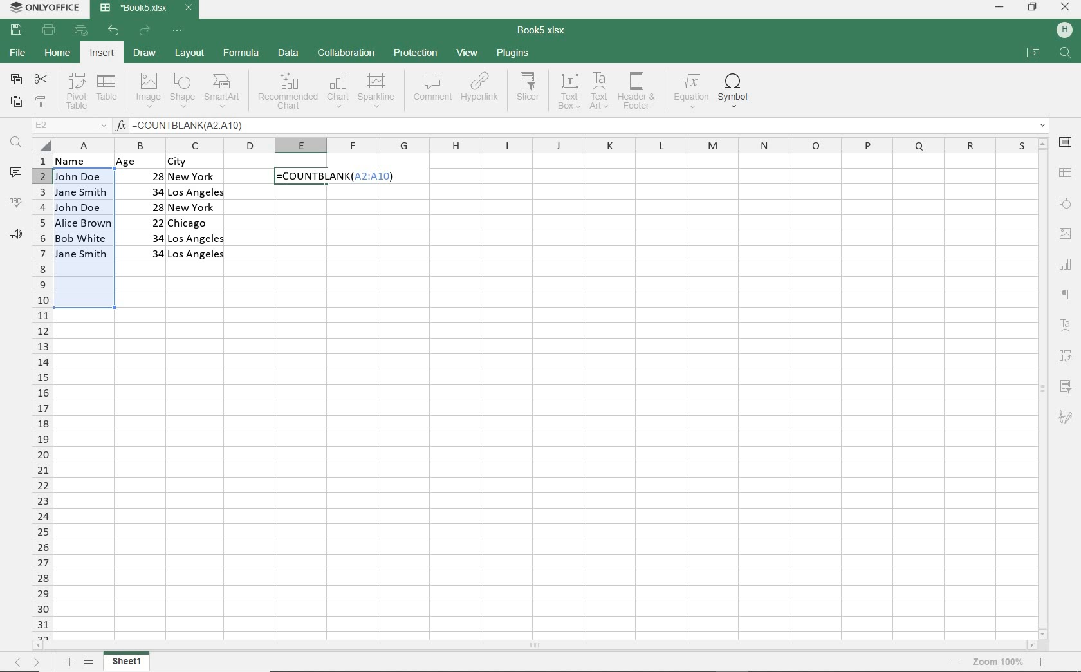 The height and width of the screenshot is (672, 1081). I want to click on SCROLLBAR, so click(1040, 388).